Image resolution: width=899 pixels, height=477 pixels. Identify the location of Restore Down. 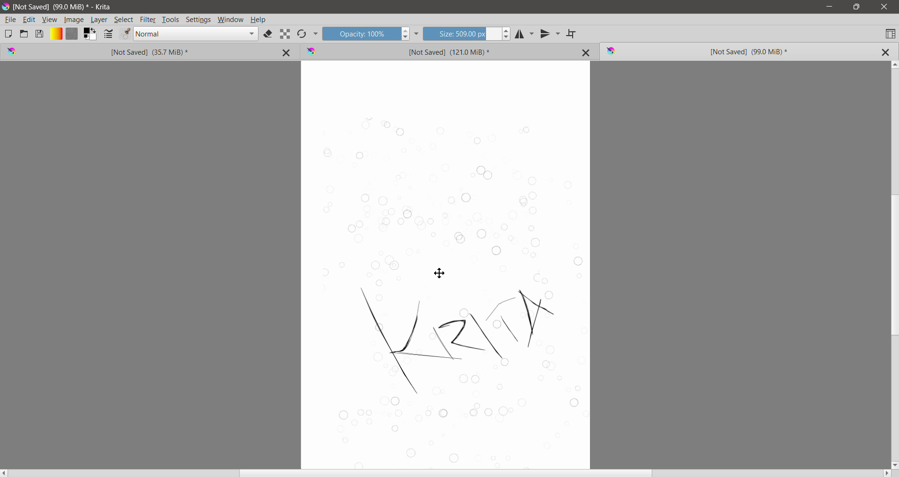
(856, 7).